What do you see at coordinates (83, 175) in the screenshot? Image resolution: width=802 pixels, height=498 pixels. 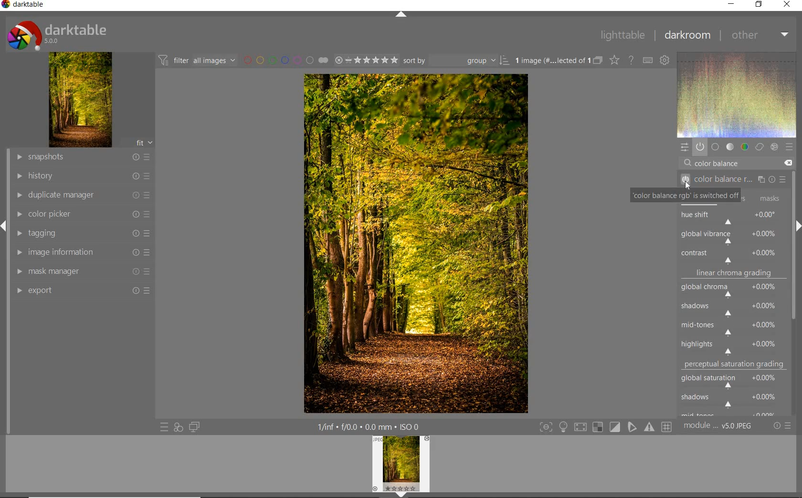 I see `history` at bounding box center [83, 175].